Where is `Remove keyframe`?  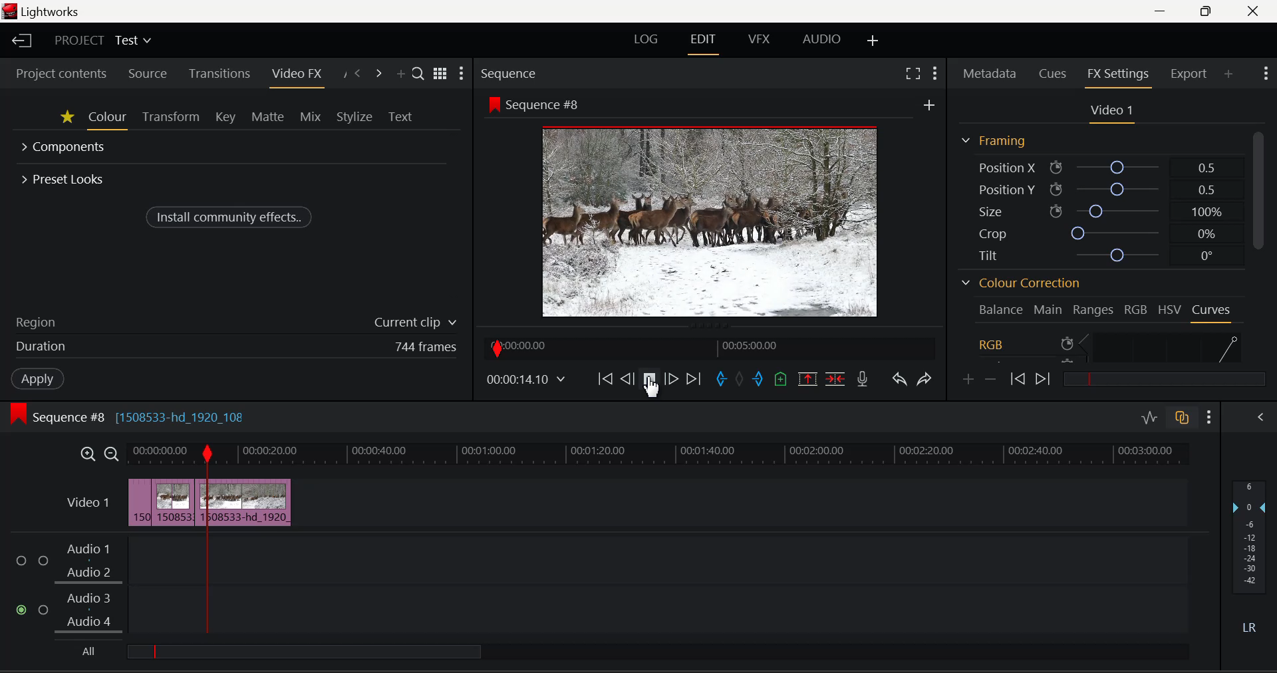
Remove keyframe is located at coordinates (991, 380).